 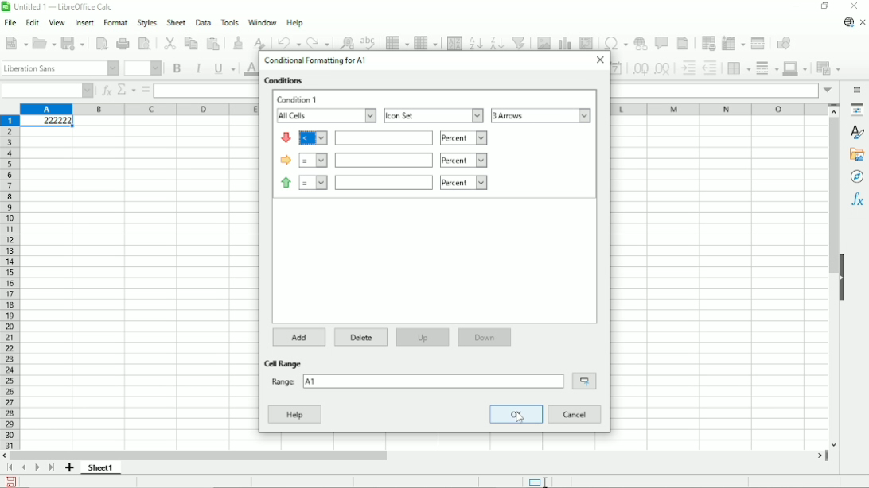 I want to click on All cells, so click(x=325, y=116).